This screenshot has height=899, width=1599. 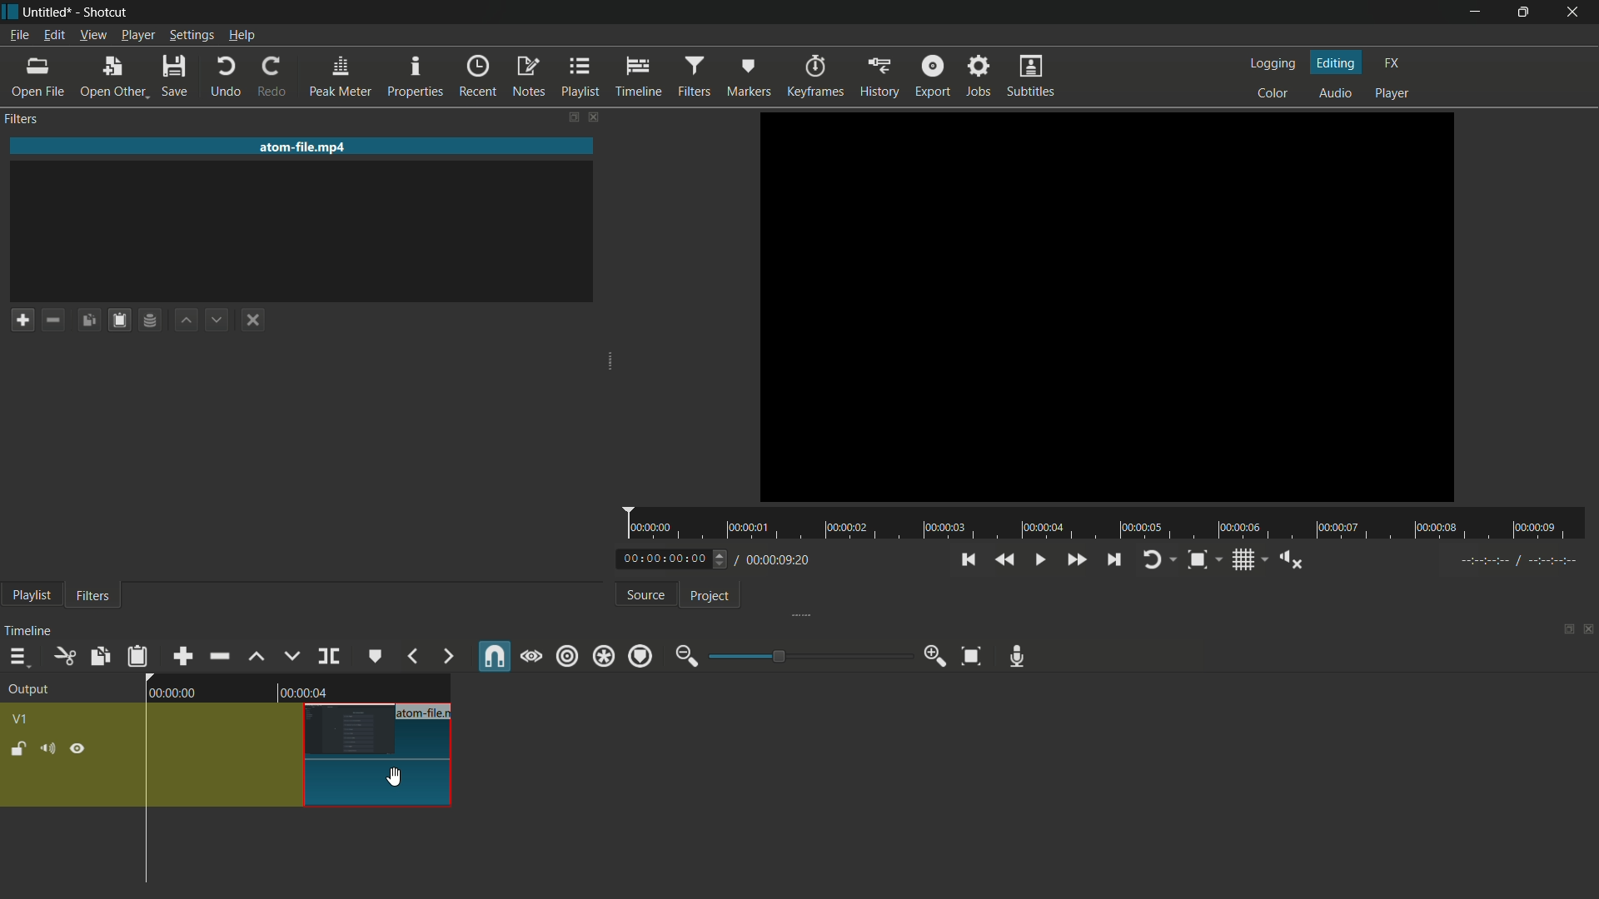 What do you see at coordinates (1576, 12) in the screenshot?
I see `close app` at bounding box center [1576, 12].